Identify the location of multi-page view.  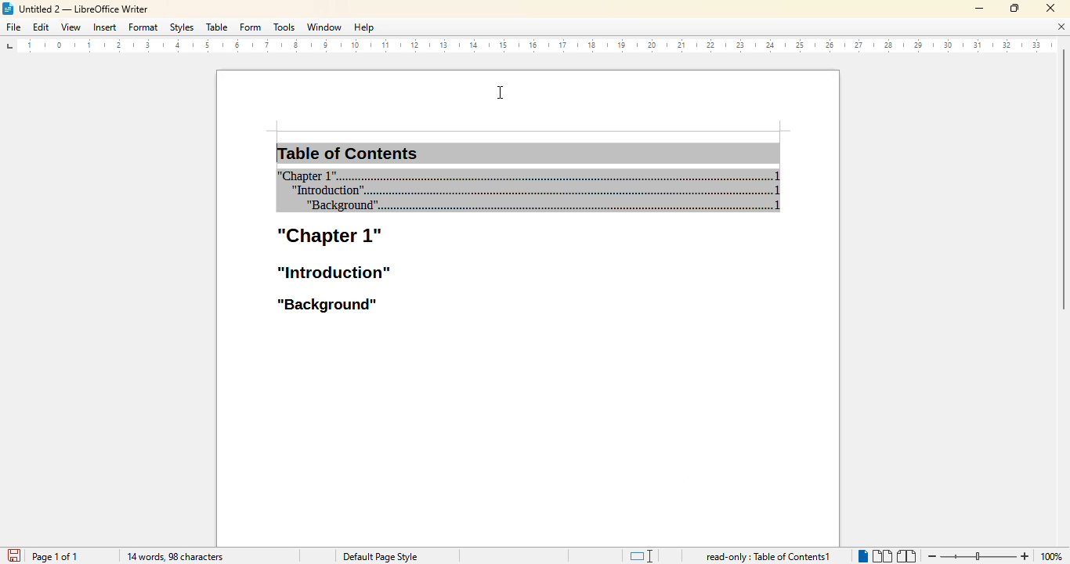
(882, 555).